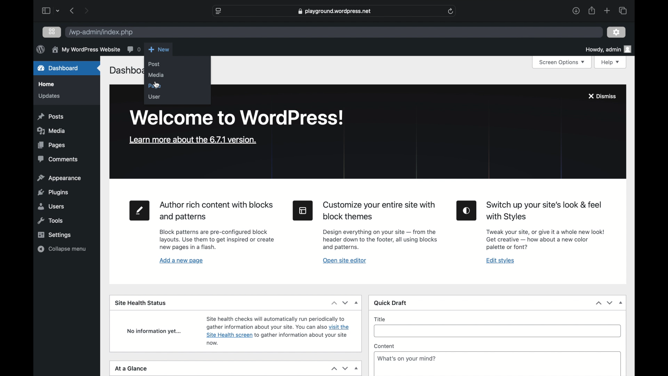 The height and width of the screenshot is (376, 668). I want to click on stepper buttons, so click(340, 303).